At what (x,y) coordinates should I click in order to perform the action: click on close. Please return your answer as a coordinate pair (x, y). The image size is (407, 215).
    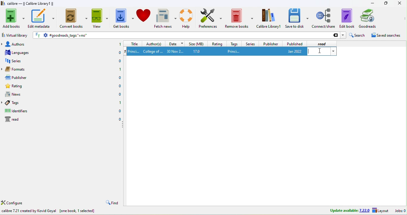
    Looking at the image, I should click on (399, 3).